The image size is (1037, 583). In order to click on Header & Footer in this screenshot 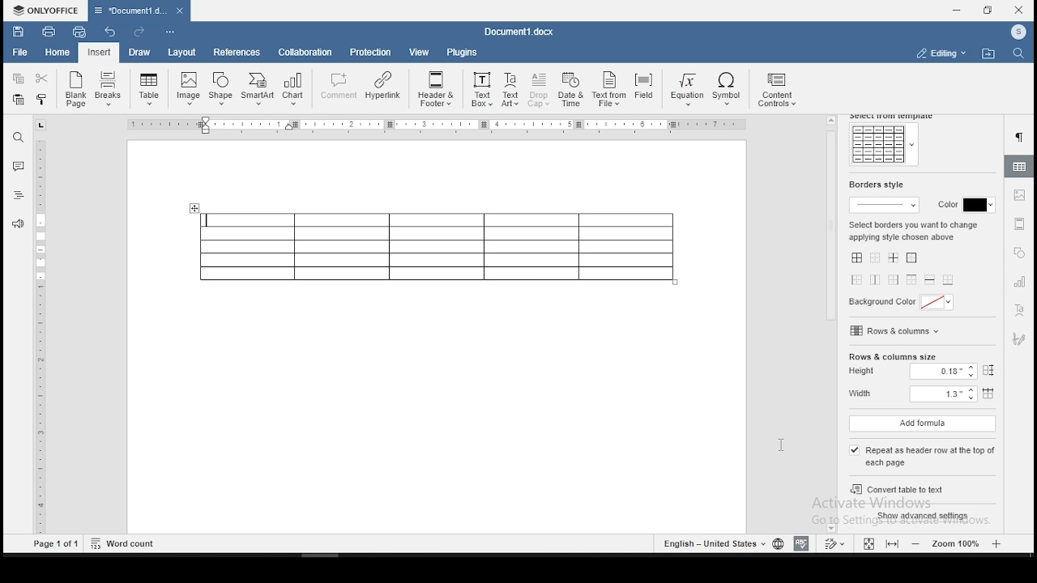, I will do `click(435, 89)`.